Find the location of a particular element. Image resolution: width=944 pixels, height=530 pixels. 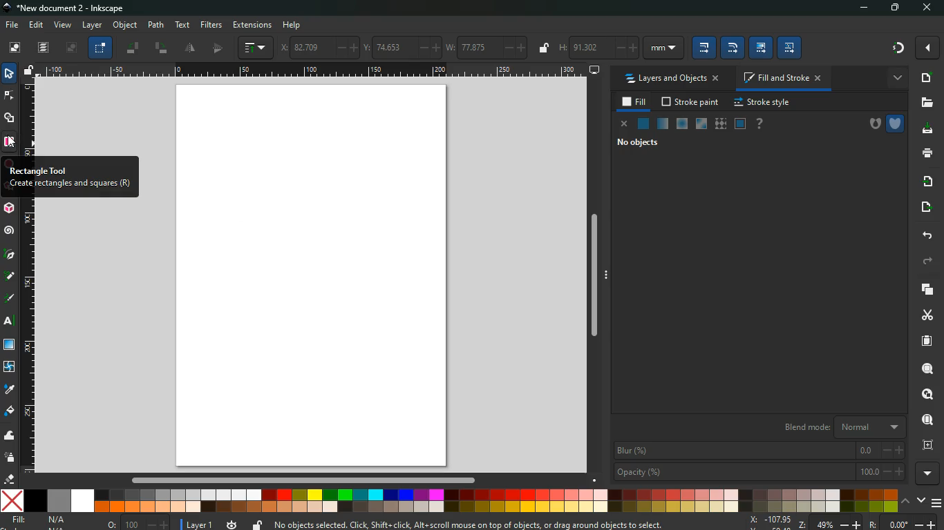

desktop is located at coordinates (589, 70).